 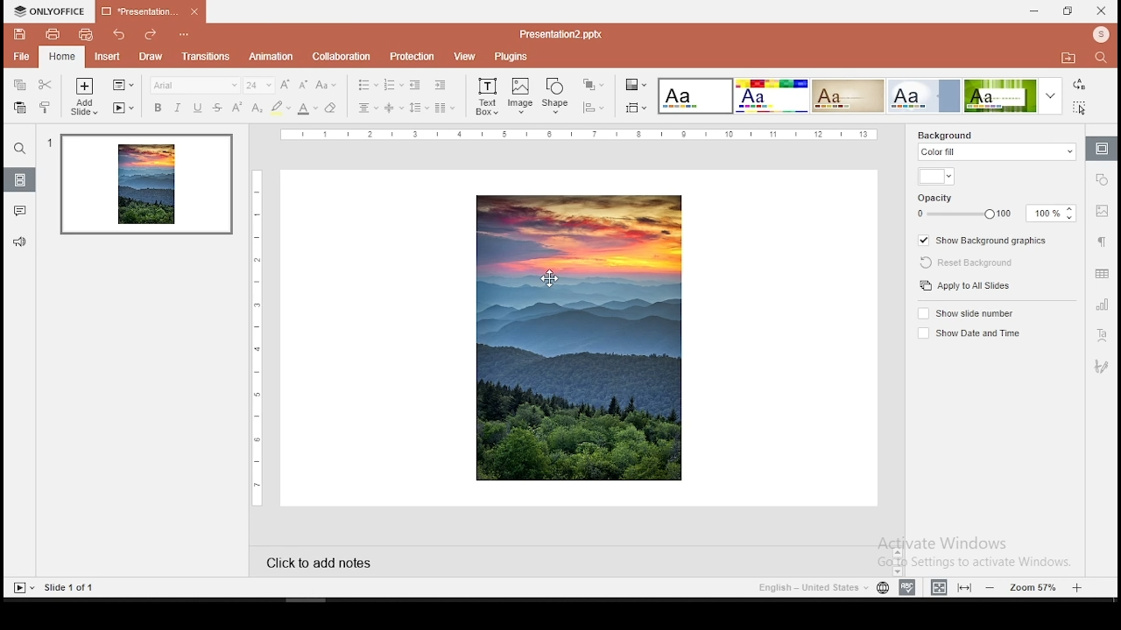 What do you see at coordinates (88, 35) in the screenshot?
I see `quick print` at bounding box center [88, 35].